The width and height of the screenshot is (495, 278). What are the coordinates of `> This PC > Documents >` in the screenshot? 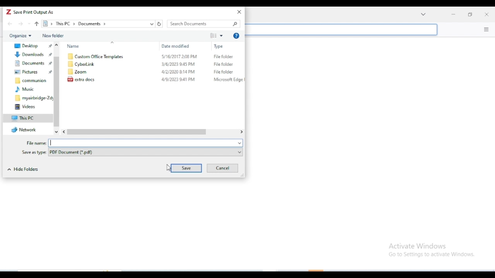 It's located at (97, 24).